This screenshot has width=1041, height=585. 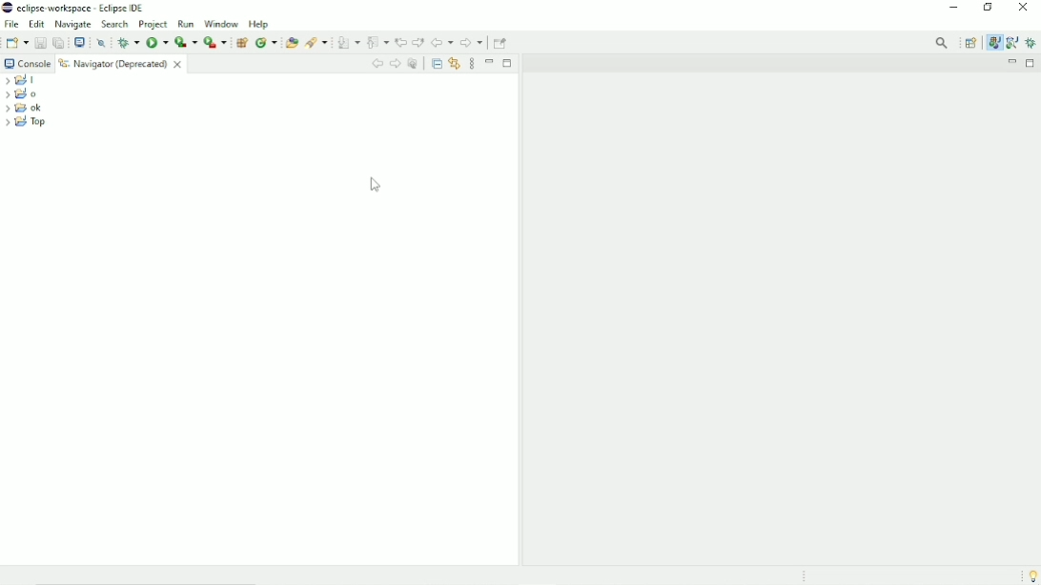 What do you see at coordinates (1024, 10) in the screenshot?
I see `Close` at bounding box center [1024, 10].